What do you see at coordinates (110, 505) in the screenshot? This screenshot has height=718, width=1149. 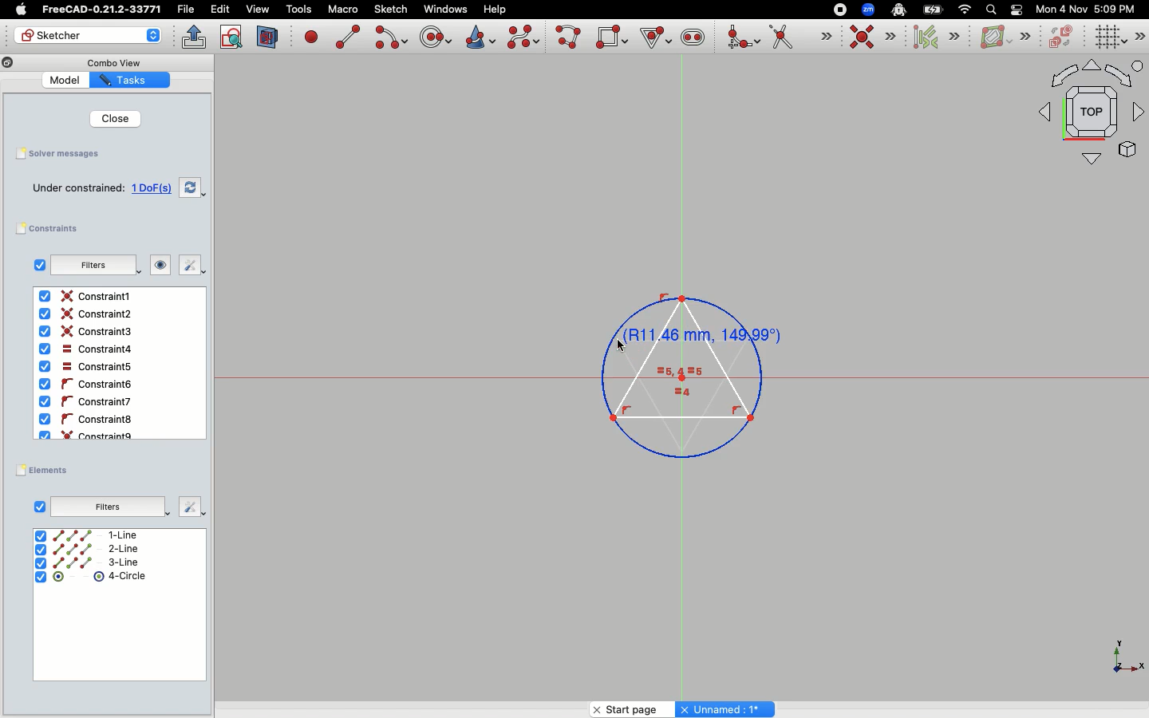 I see `Filters` at bounding box center [110, 505].